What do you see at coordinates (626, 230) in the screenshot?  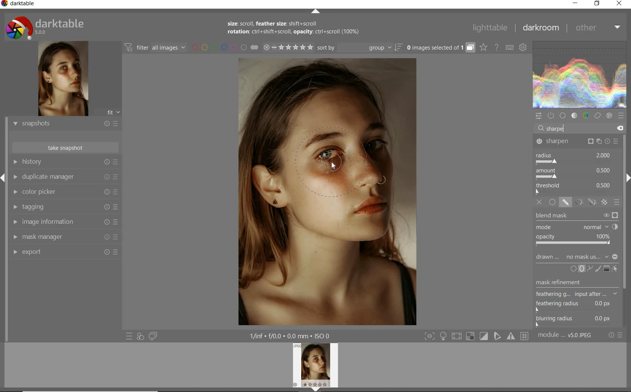 I see `scrollbar` at bounding box center [626, 230].